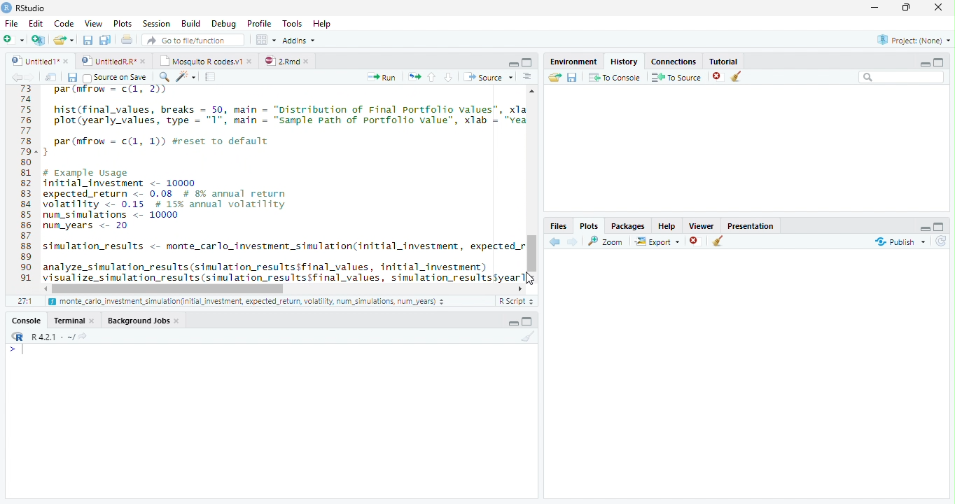 Image resolution: width=955 pixels, height=504 pixels. Describe the element at coordinates (555, 241) in the screenshot. I see `Go to previous plot` at that location.